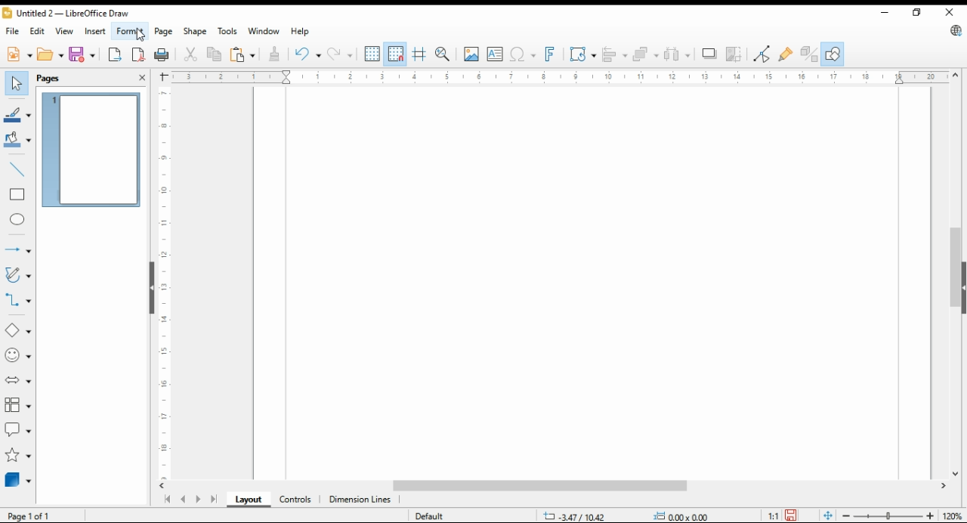 This screenshot has height=523, width=967. Describe the element at coordinates (443, 54) in the screenshot. I see `pan and zoom` at that location.